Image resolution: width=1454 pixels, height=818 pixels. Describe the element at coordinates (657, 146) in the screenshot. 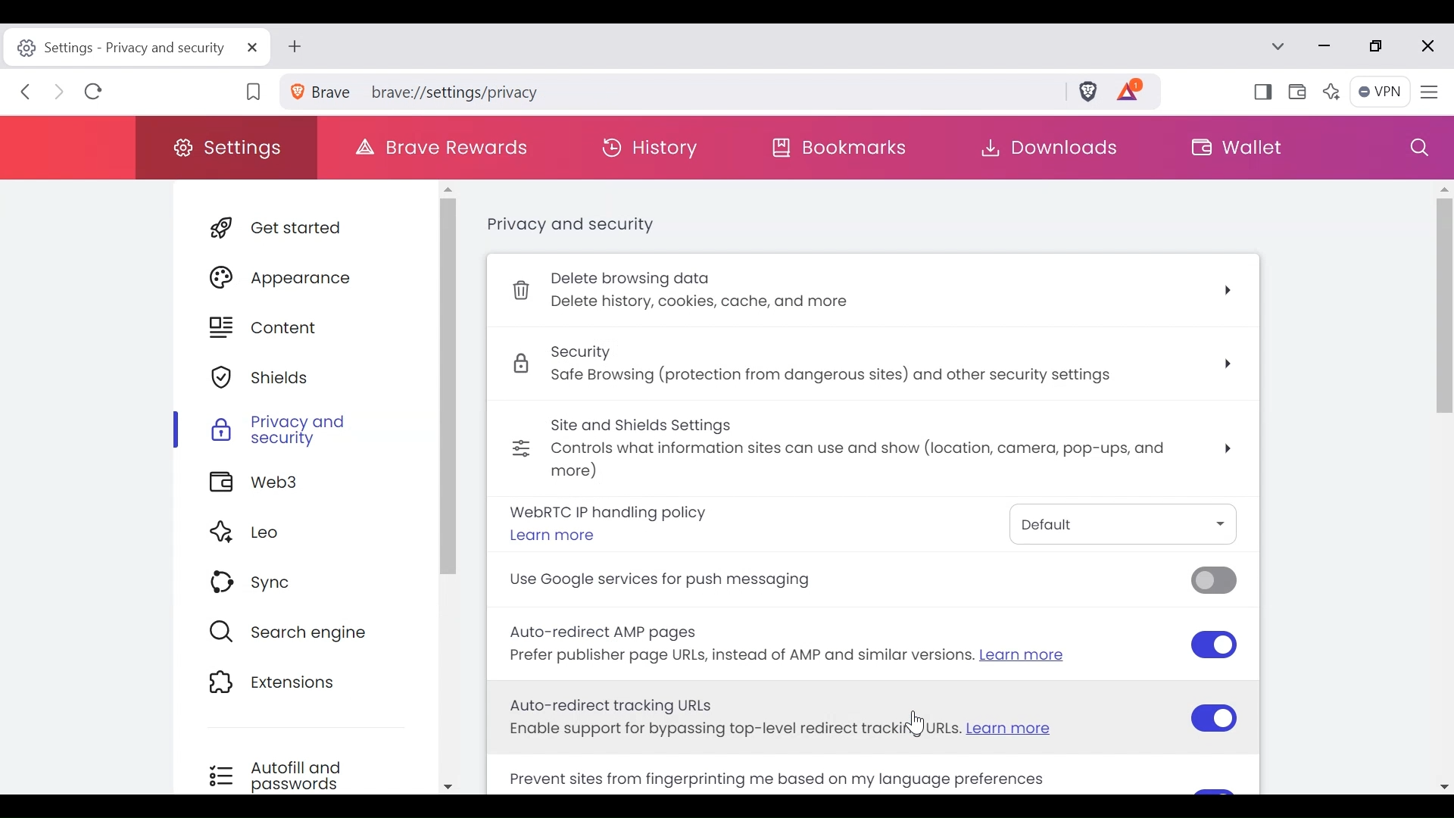

I see `History` at that location.